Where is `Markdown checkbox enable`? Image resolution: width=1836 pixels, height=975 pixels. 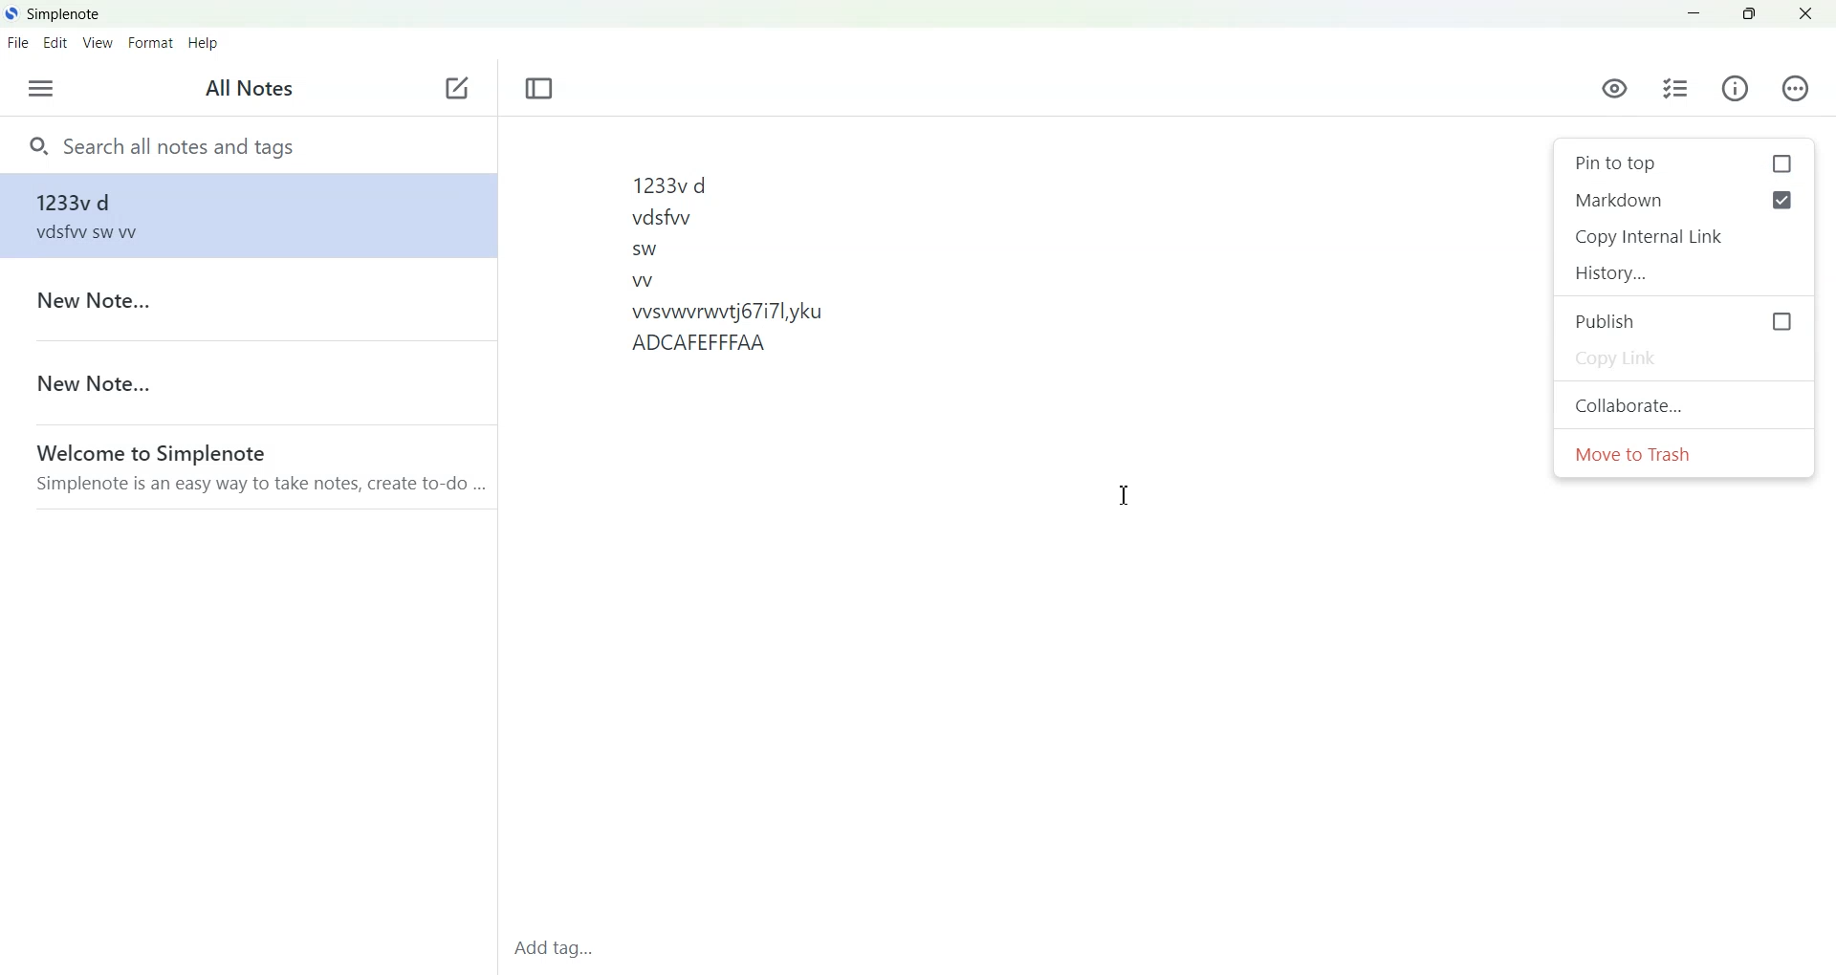
Markdown checkbox enable is located at coordinates (1781, 200).